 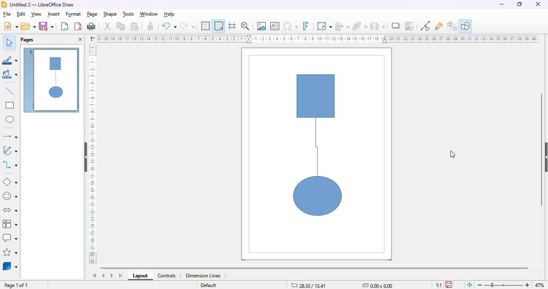 What do you see at coordinates (10, 151) in the screenshot?
I see `curves and polygons` at bounding box center [10, 151].